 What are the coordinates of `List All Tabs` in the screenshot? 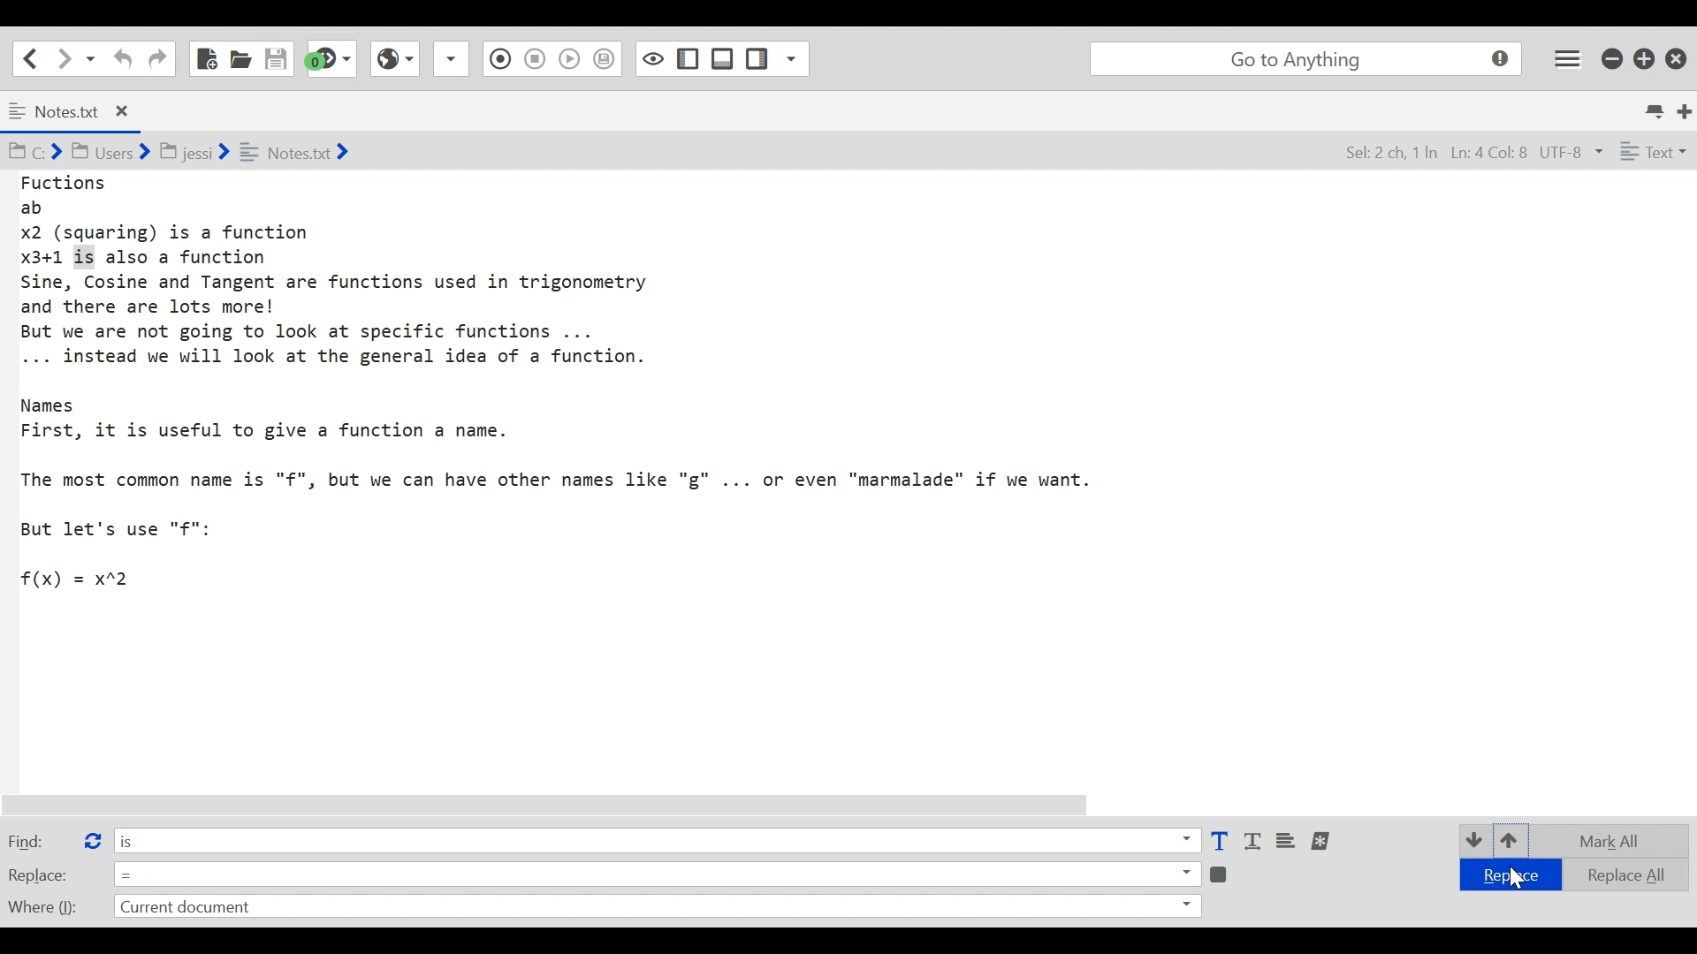 It's located at (1656, 109).